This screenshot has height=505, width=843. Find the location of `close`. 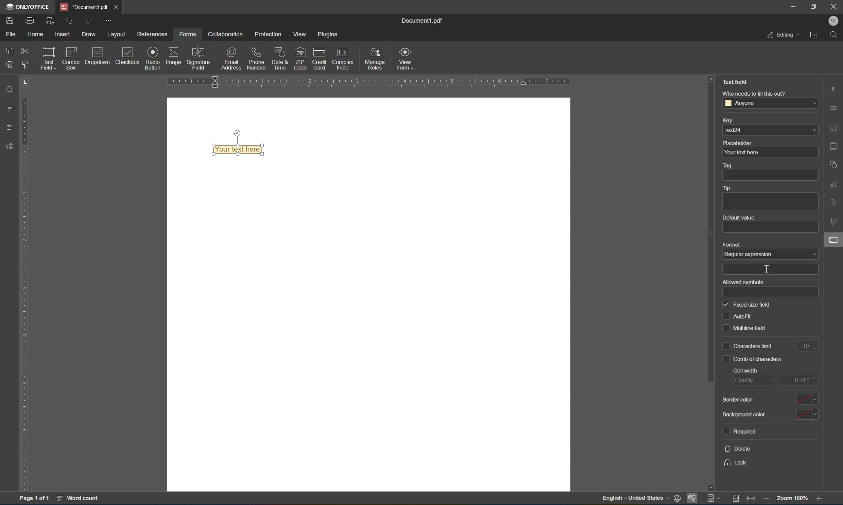

close is located at coordinates (116, 7).